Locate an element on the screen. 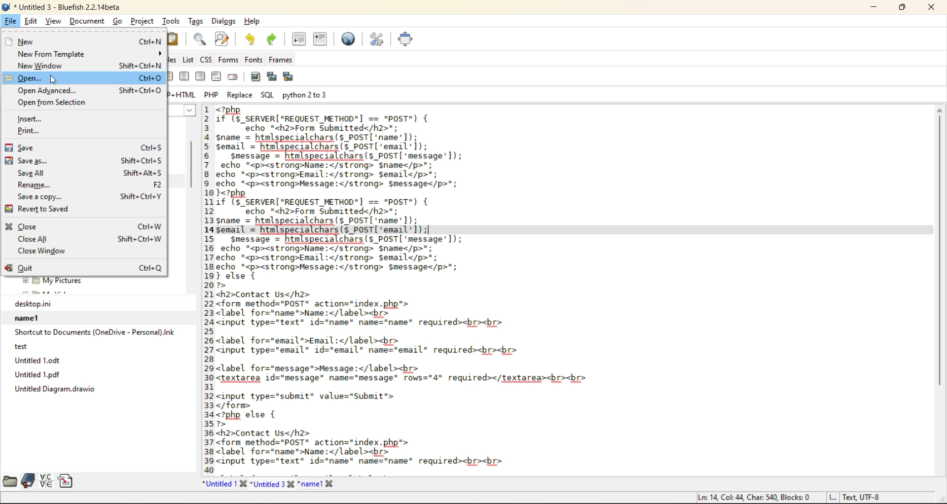  metadata is located at coordinates (789, 498).